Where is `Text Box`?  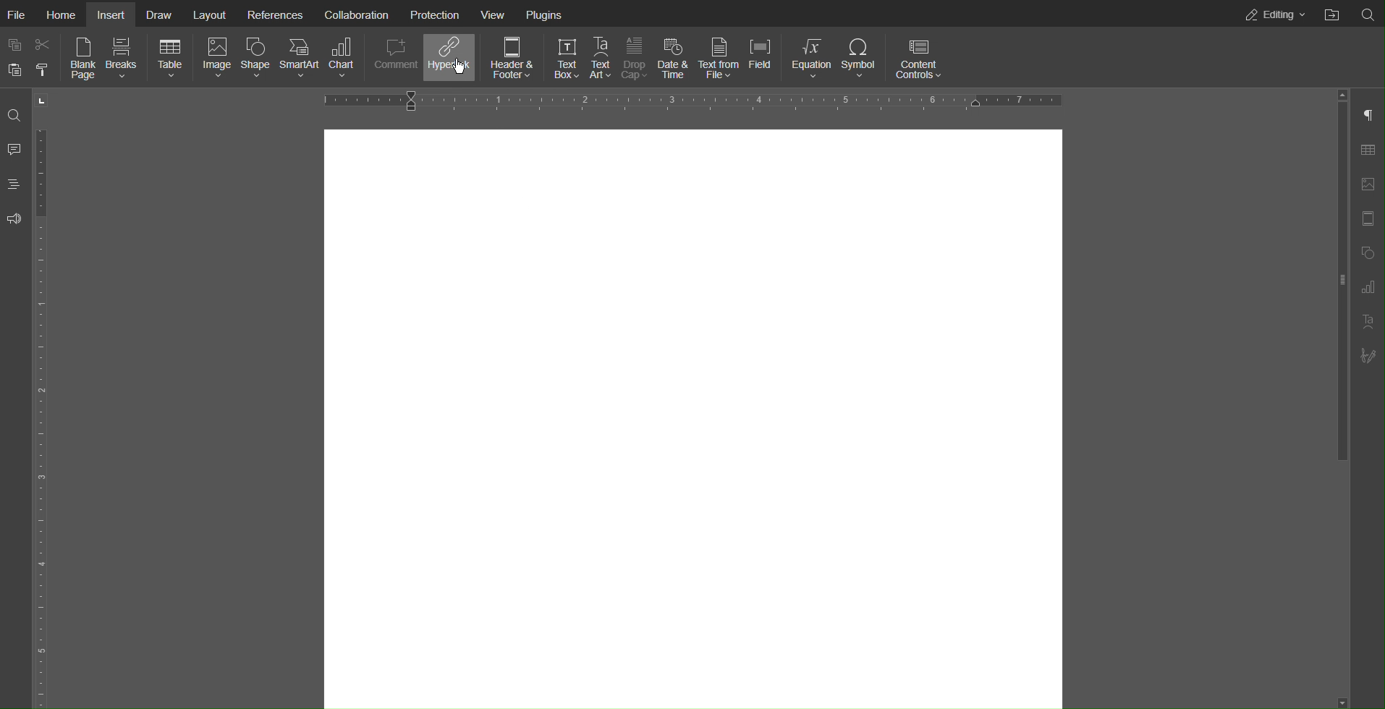
Text Box is located at coordinates (567, 59).